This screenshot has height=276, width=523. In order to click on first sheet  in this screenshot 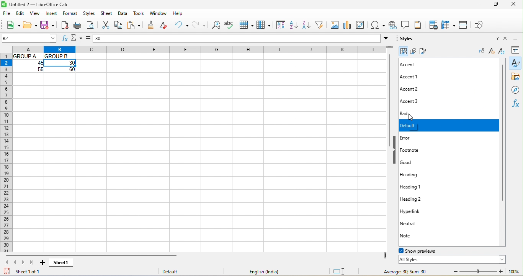, I will do `click(6, 263)`.